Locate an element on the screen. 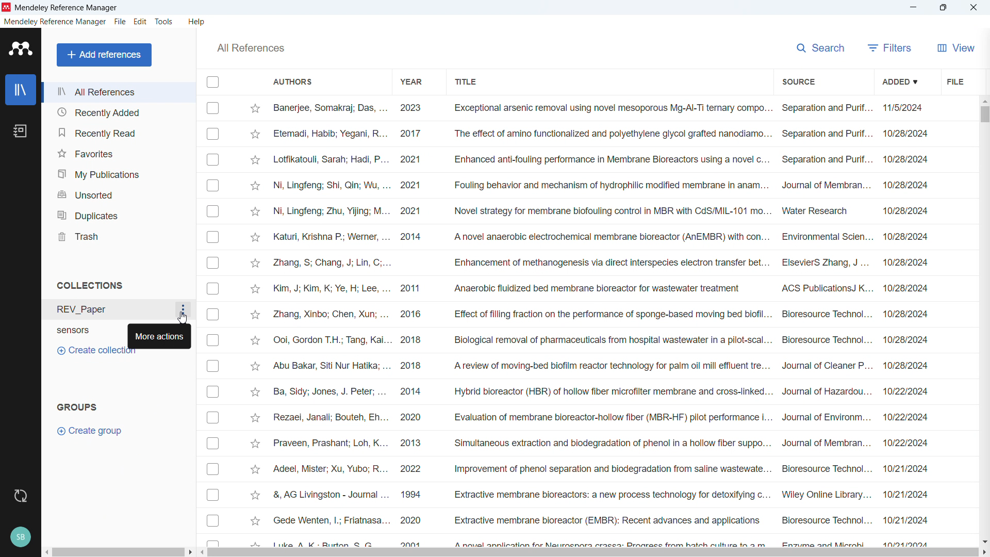  Lotfikatouli, Sarah; Hadi, P... 2021 Enhanced anti-fouling performance in Membrane Bioreactors using a novel c... Separation and Purif... 10/28/2024 is located at coordinates (601, 159).